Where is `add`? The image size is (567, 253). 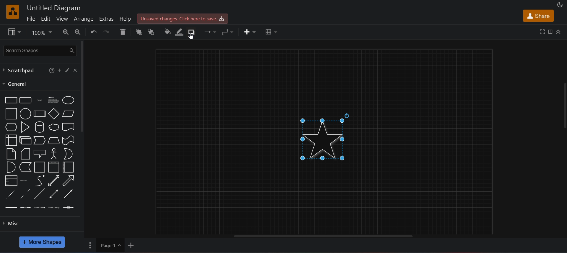
add is located at coordinates (59, 70).